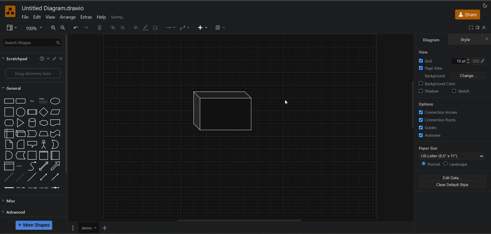 This screenshot has height=234, width=491. I want to click on general, so click(17, 88).